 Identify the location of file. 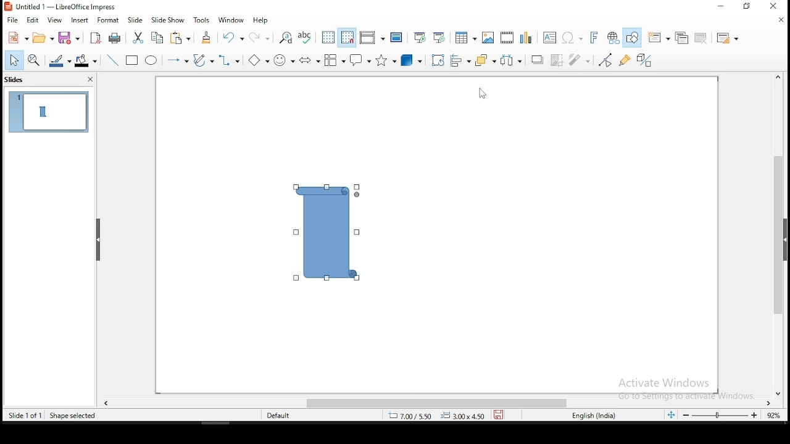
(12, 20).